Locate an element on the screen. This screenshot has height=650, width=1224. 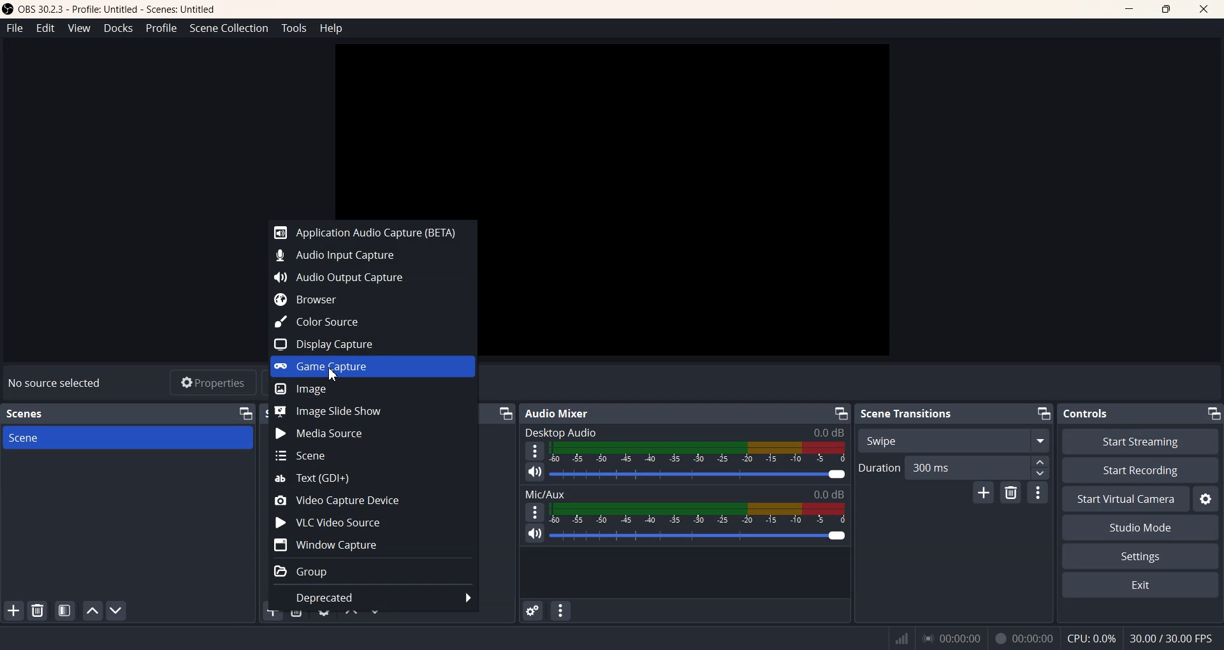
Mute/ Unmute is located at coordinates (535, 533).